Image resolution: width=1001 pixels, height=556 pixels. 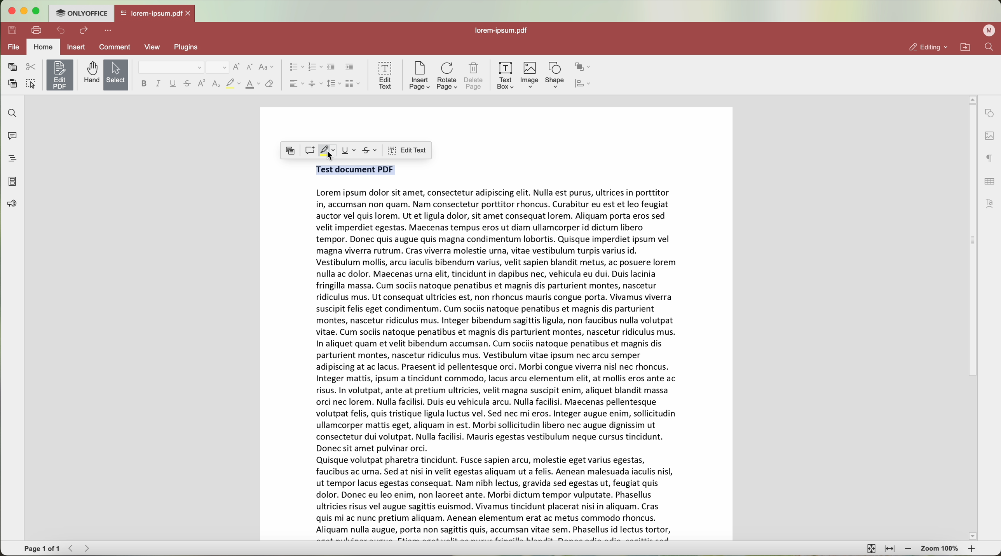 I want to click on maximize program, so click(x=38, y=11).